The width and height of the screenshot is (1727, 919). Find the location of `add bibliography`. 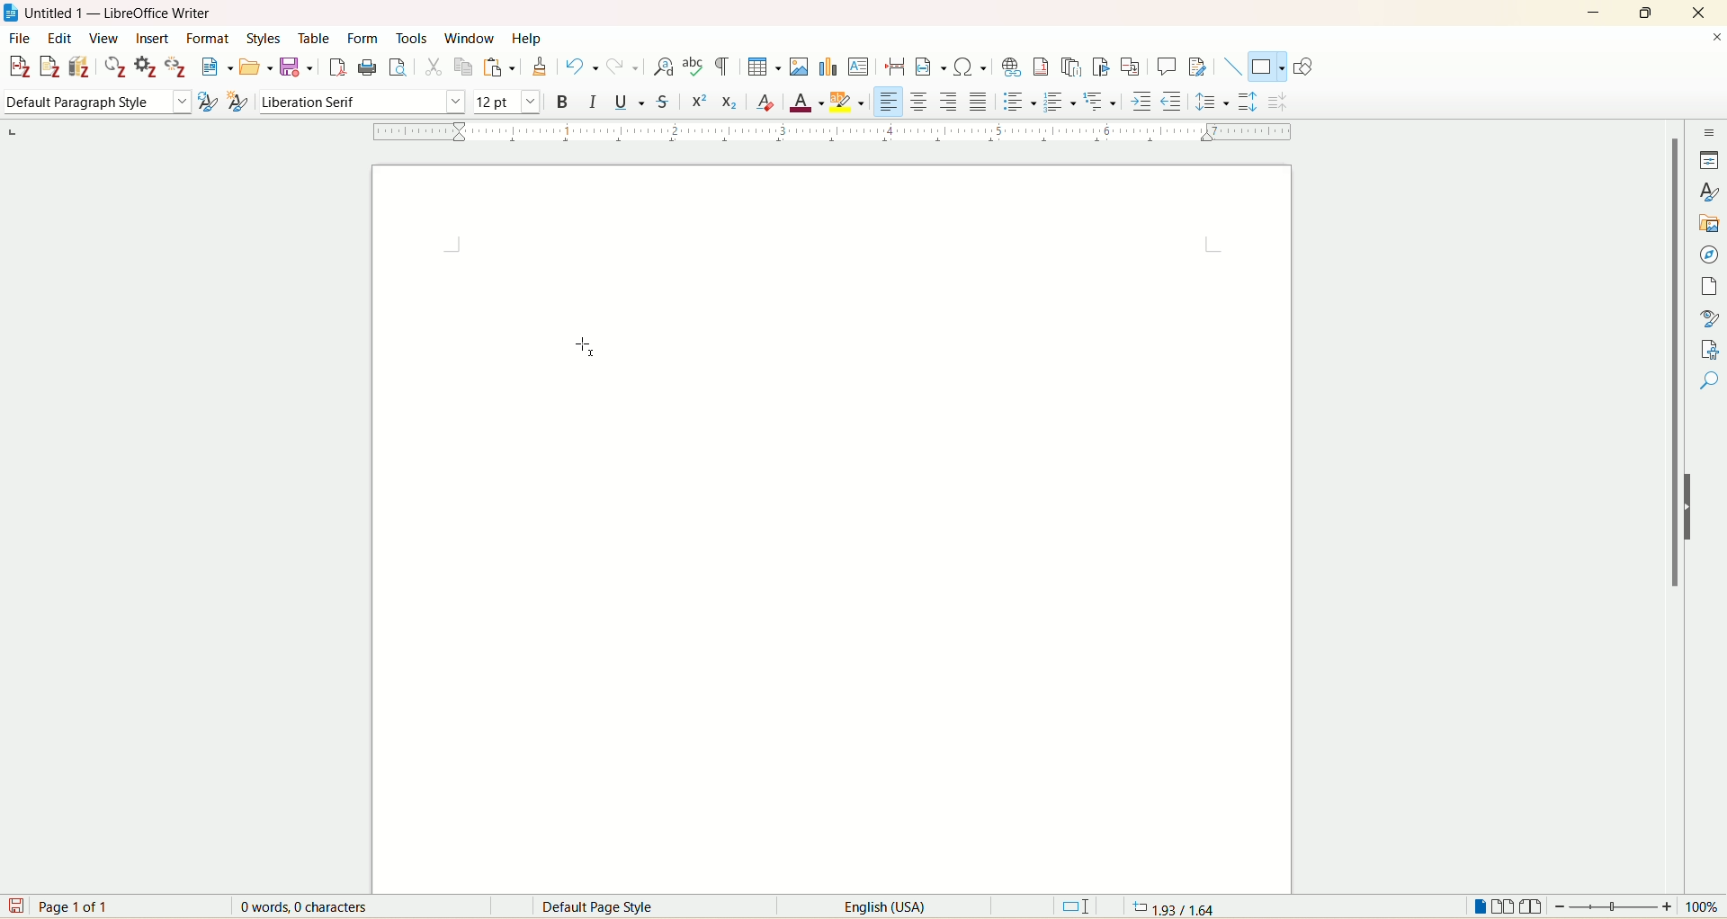

add bibliography is located at coordinates (81, 67).